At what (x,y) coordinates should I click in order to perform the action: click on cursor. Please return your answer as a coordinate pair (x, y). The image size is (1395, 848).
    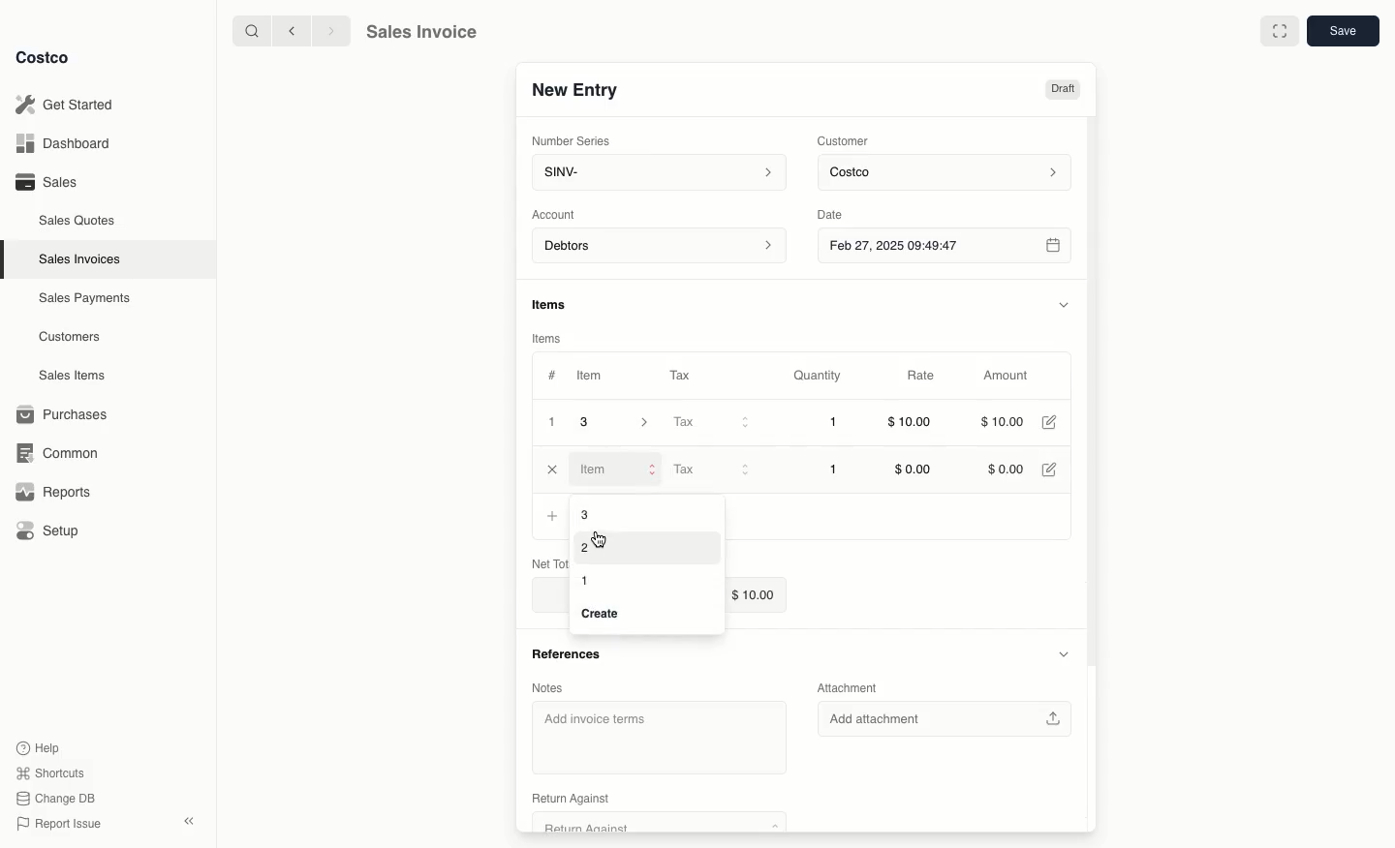
    Looking at the image, I should click on (604, 540).